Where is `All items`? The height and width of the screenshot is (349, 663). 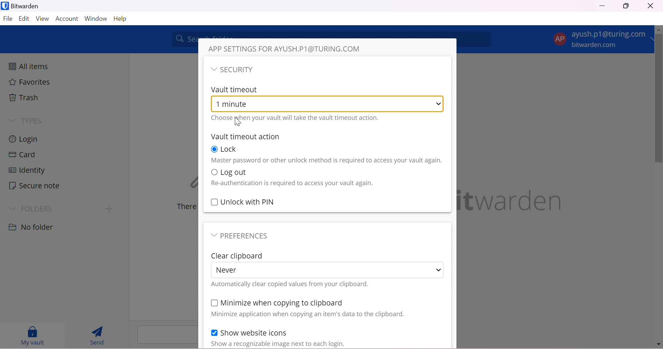
All items is located at coordinates (28, 65).